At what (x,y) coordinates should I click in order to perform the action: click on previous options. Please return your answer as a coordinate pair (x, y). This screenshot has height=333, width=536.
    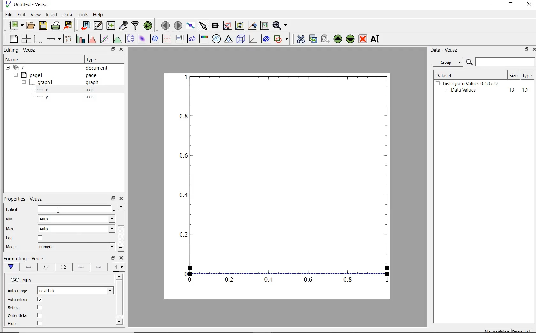
    Looking at the image, I should click on (115, 267).